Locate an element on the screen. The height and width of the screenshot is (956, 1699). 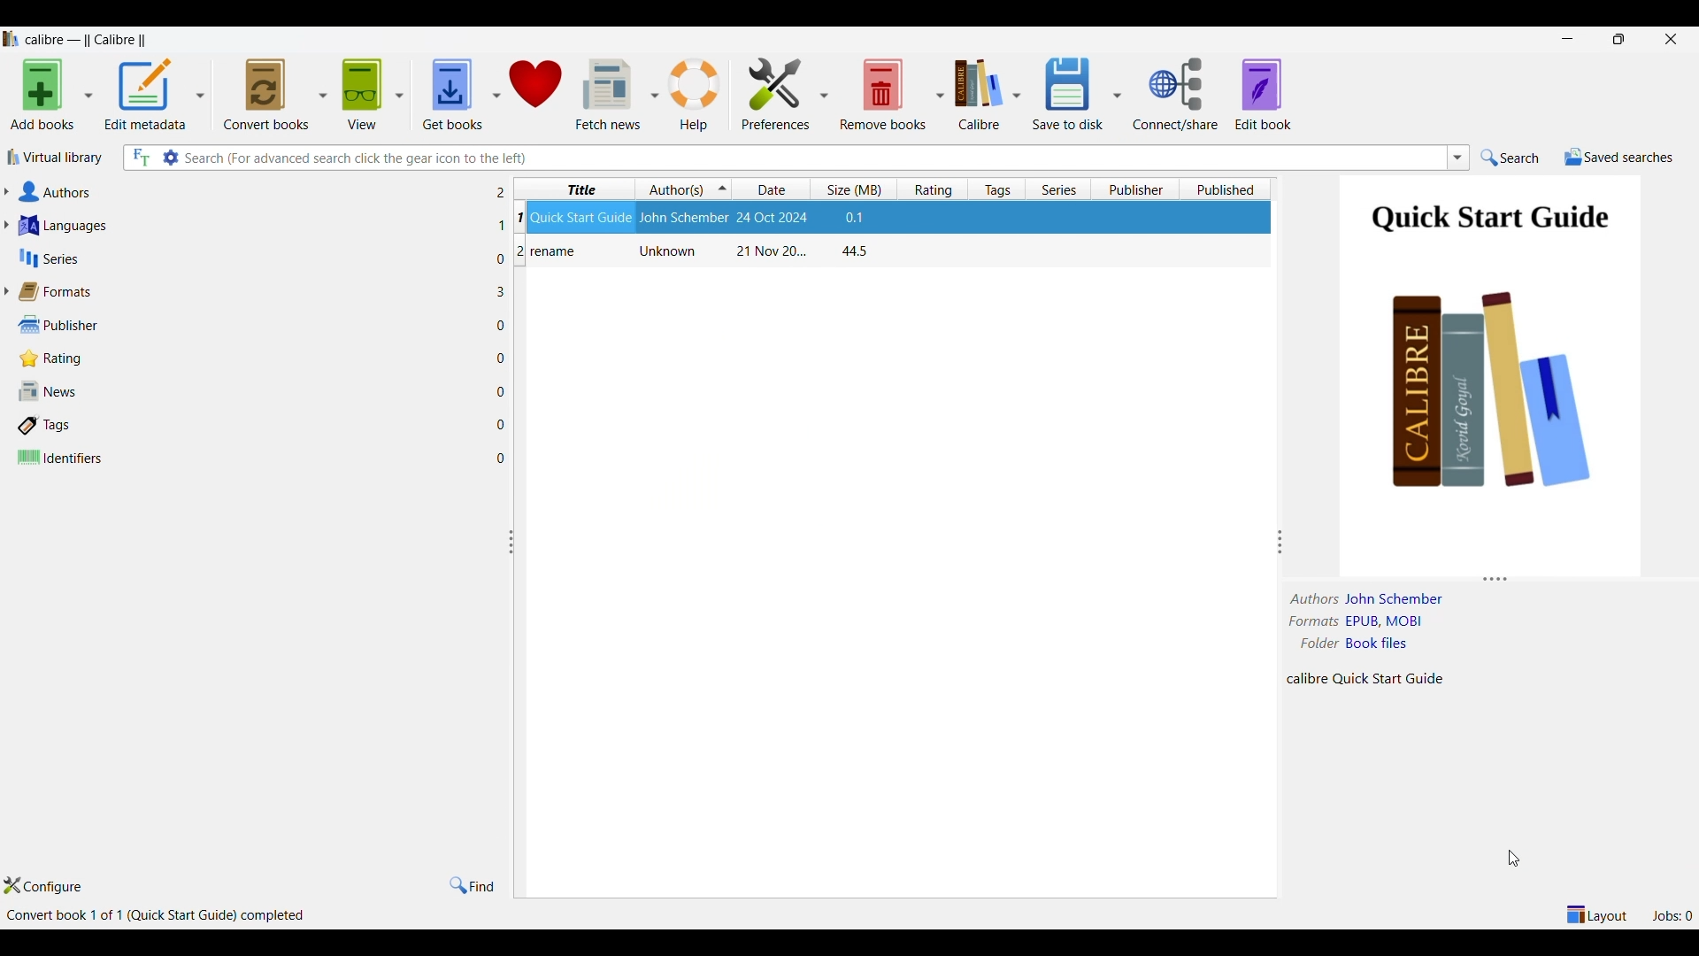
Get books is located at coordinates (450, 96).